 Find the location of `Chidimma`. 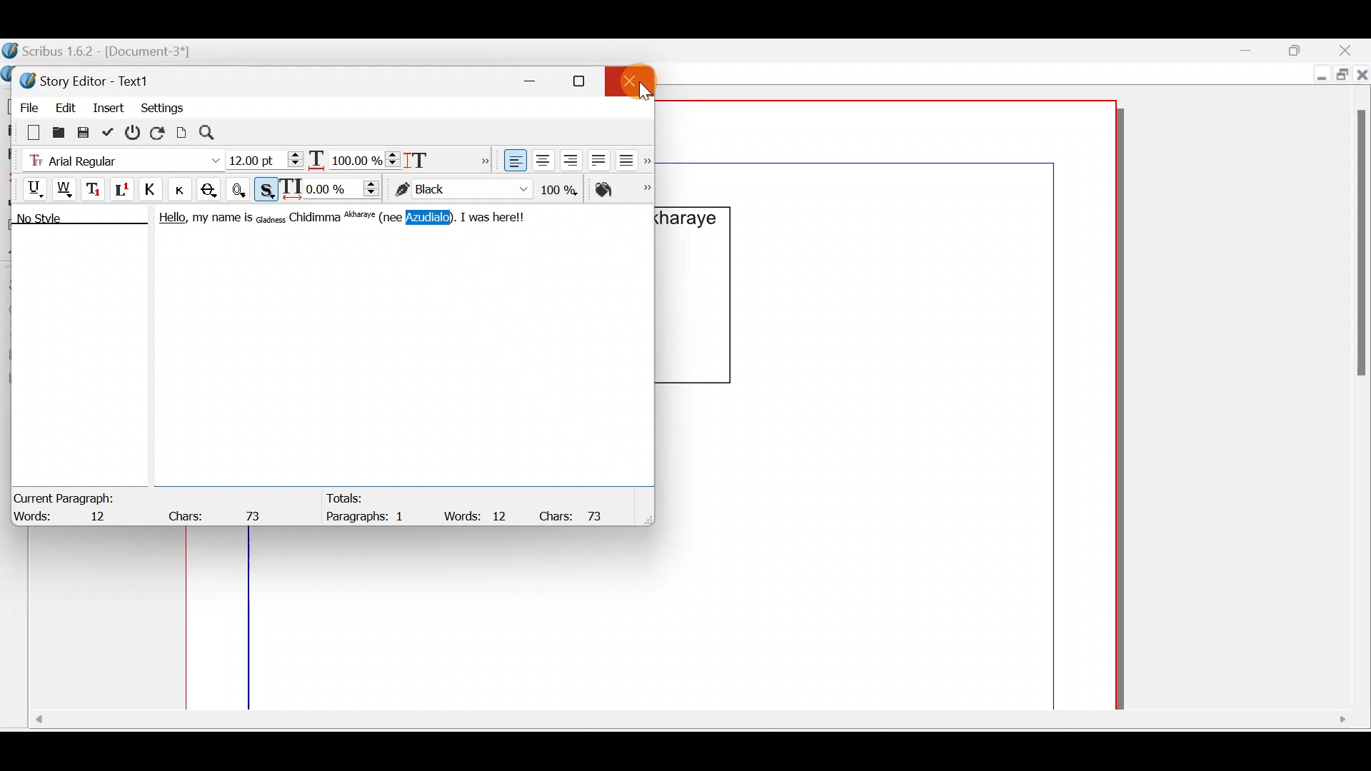

Chidimma is located at coordinates (316, 218).